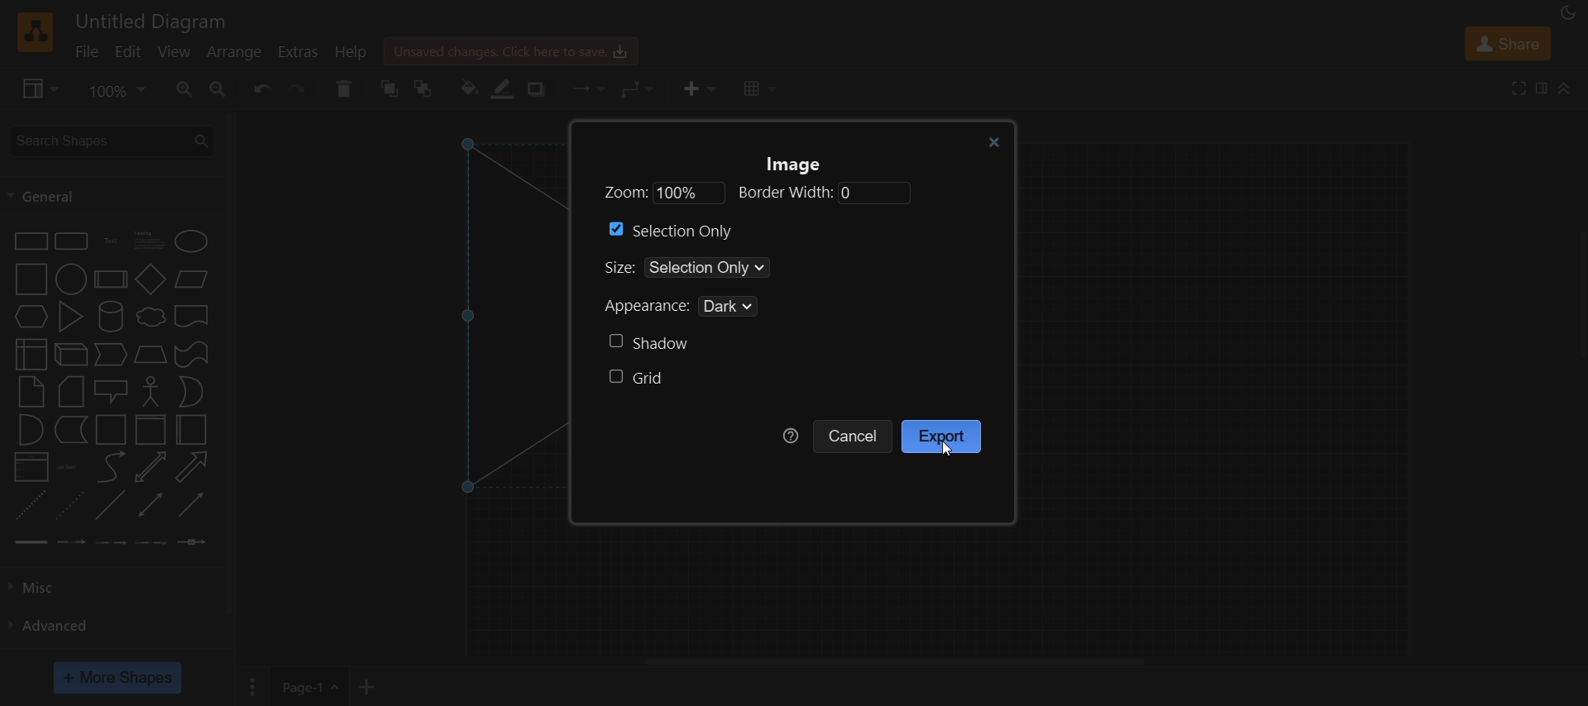 The width and height of the screenshot is (1588, 706). Describe the element at coordinates (648, 342) in the screenshot. I see `shadow` at that location.